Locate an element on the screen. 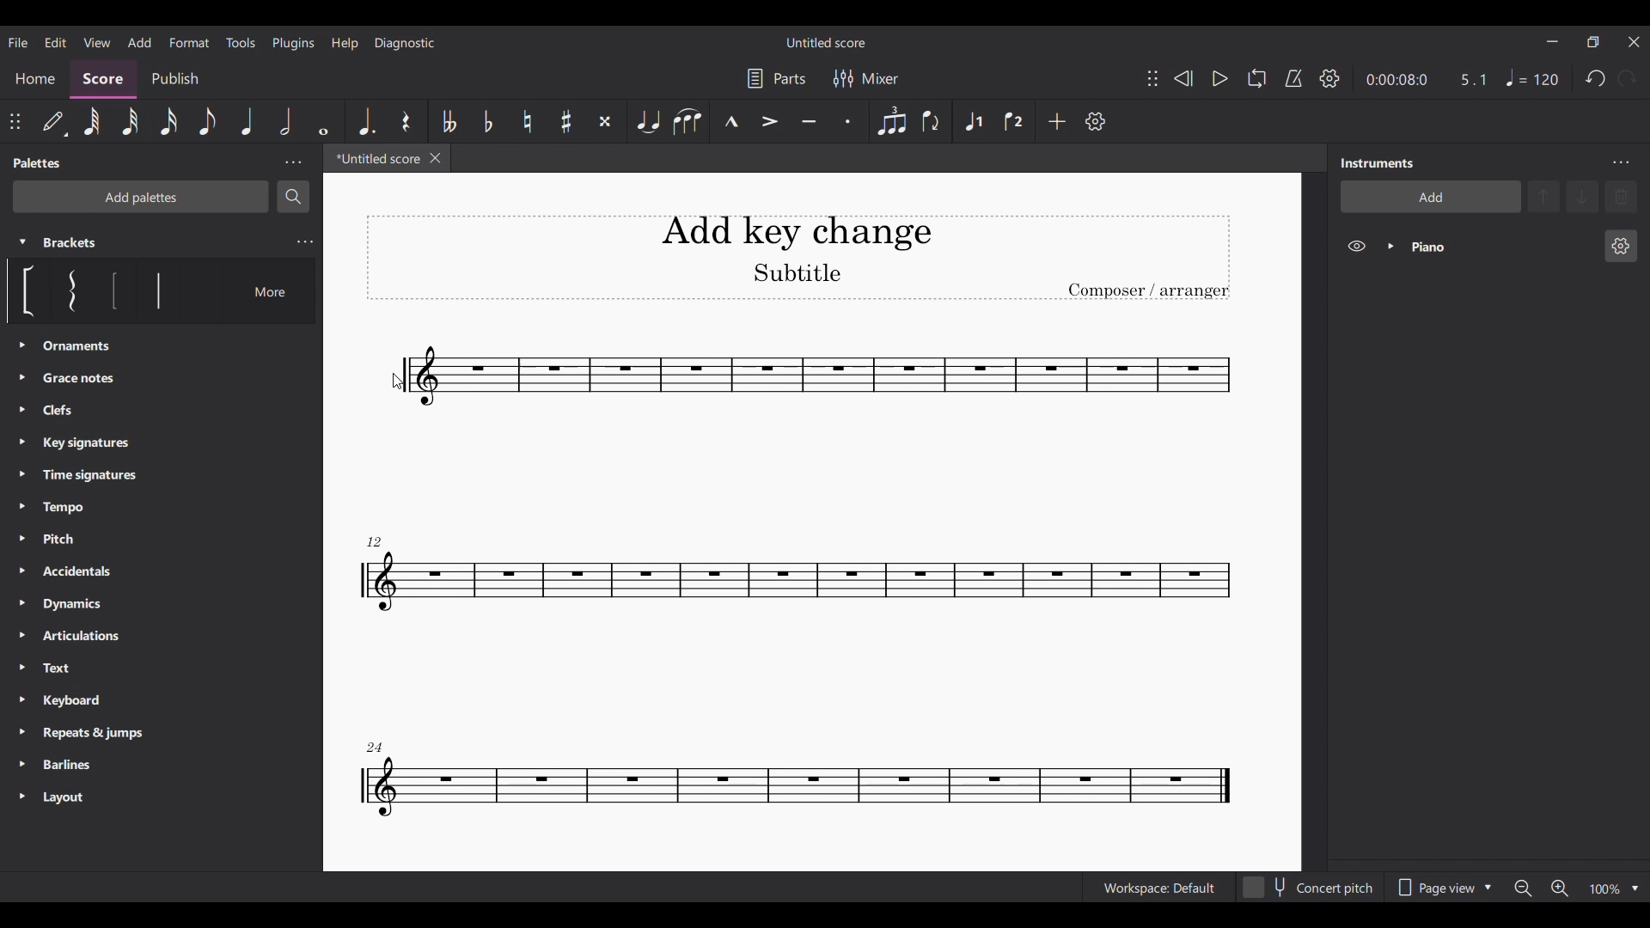 This screenshot has height=928, width=1650. Current bracket selection highlighted is located at coordinates (158, 290).